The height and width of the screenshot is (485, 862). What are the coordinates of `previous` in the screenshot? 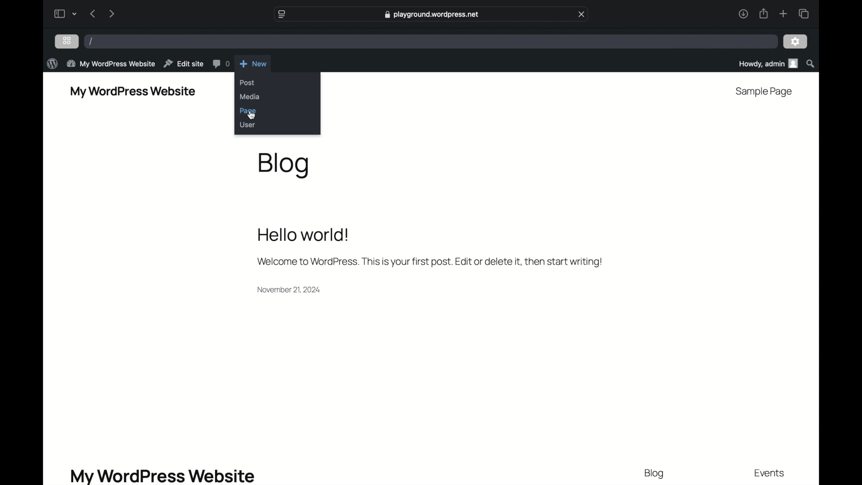 It's located at (92, 13).